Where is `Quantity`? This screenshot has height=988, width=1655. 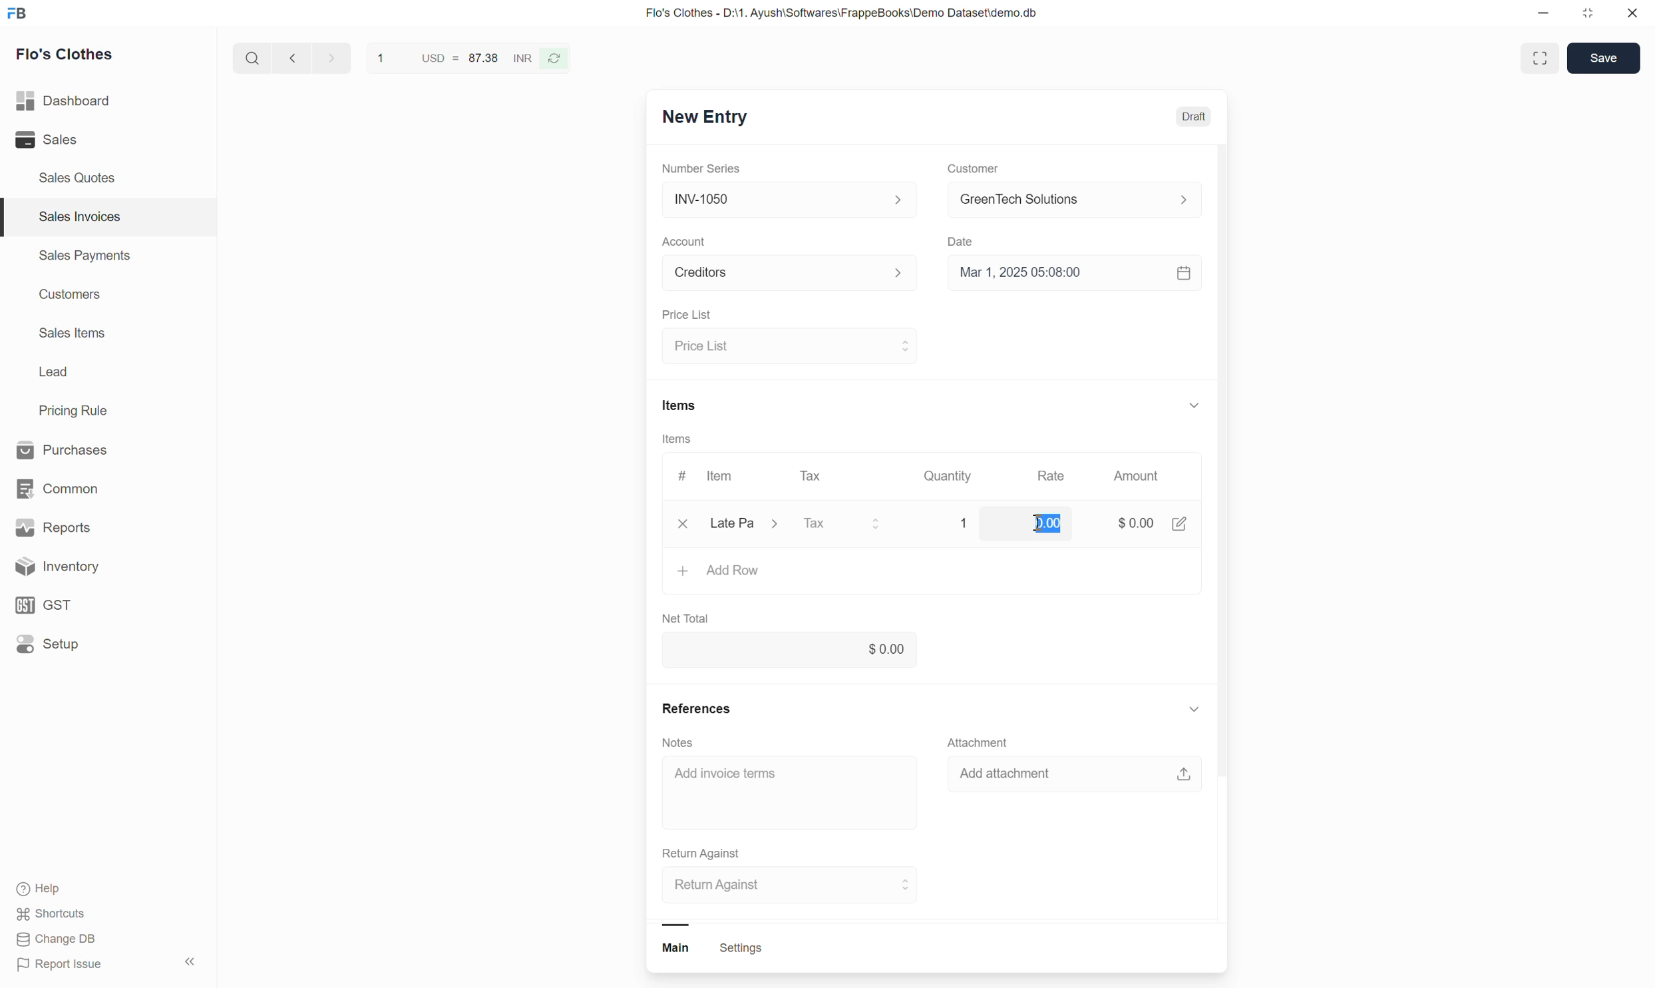
Quantity is located at coordinates (966, 523).